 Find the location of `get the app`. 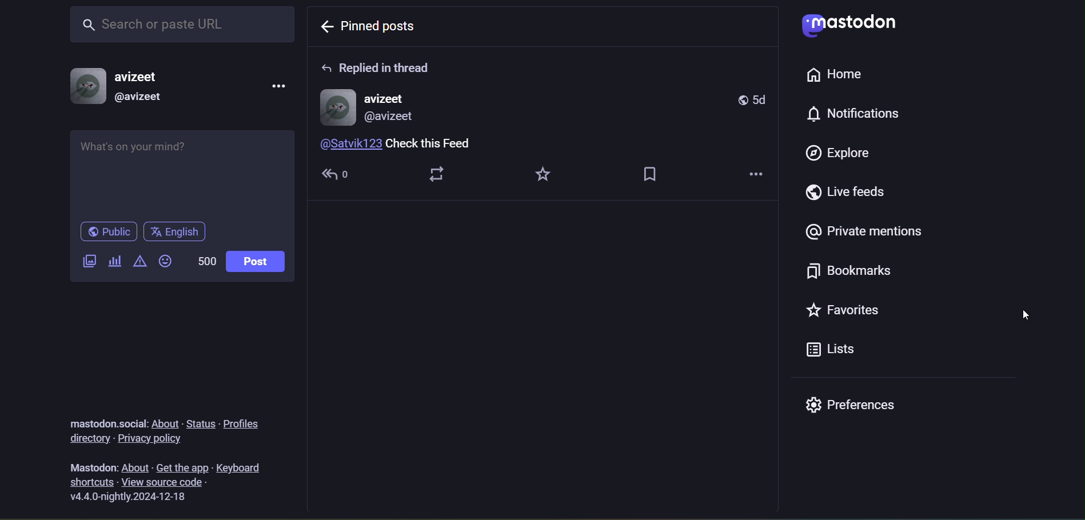

get the app is located at coordinates (181, 466).